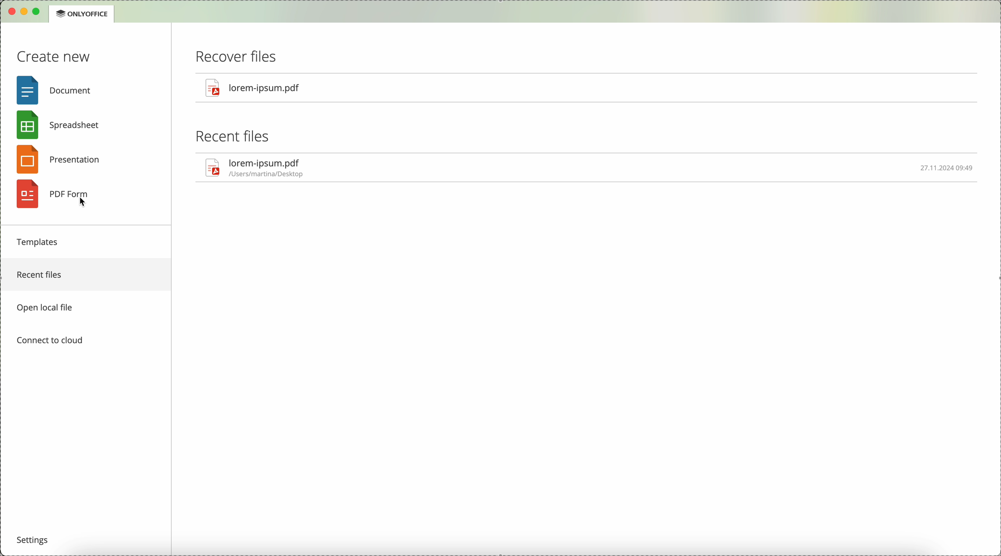 The height and width of the screenshot is (556, 1001). Describe the element at coordinates (89, 204) in the screenshot. I see `cursor` at that location.